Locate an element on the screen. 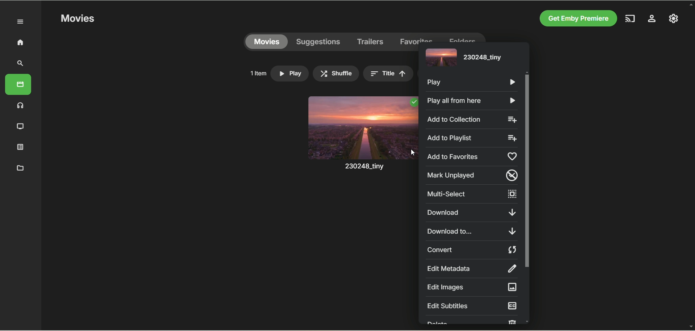  server is located at coordinates (652, 20).